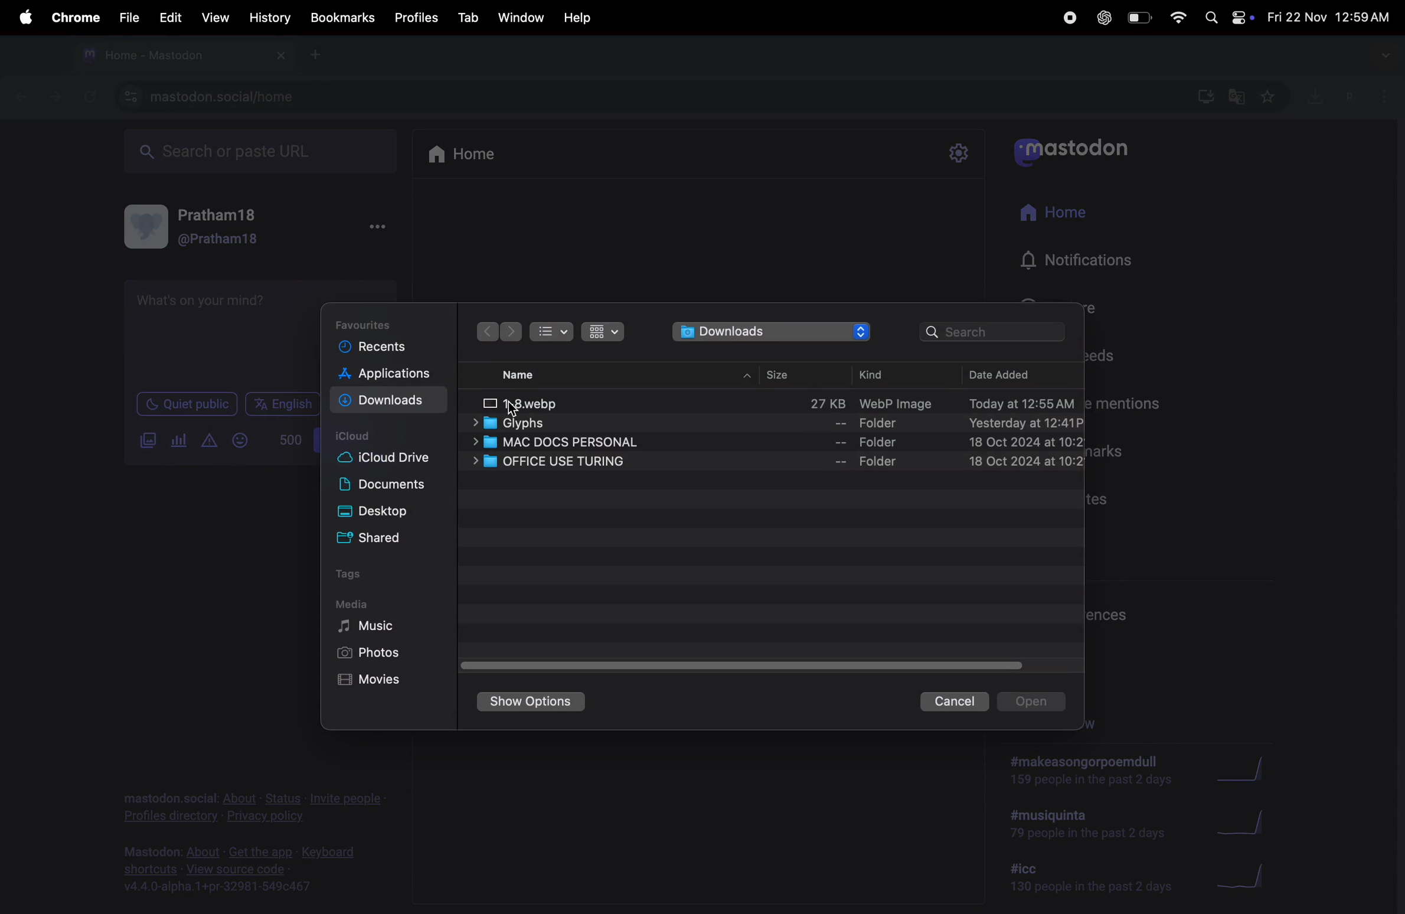 The image size is (1405, 914). Describe the element at coordinates (331, 853) in the screenshot. I see `keyboard` at that location.